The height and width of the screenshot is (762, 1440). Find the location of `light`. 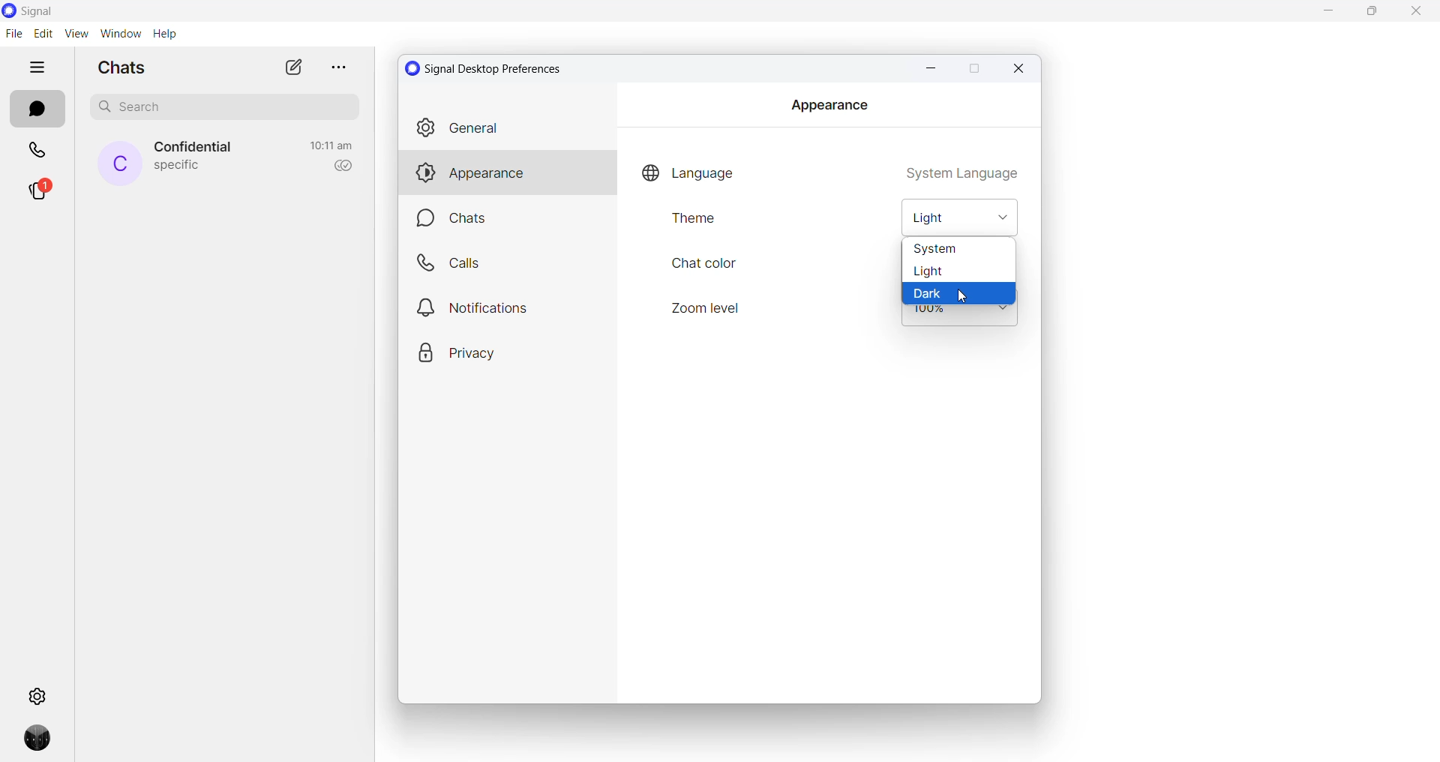

light is located at coordinates (959, 271).